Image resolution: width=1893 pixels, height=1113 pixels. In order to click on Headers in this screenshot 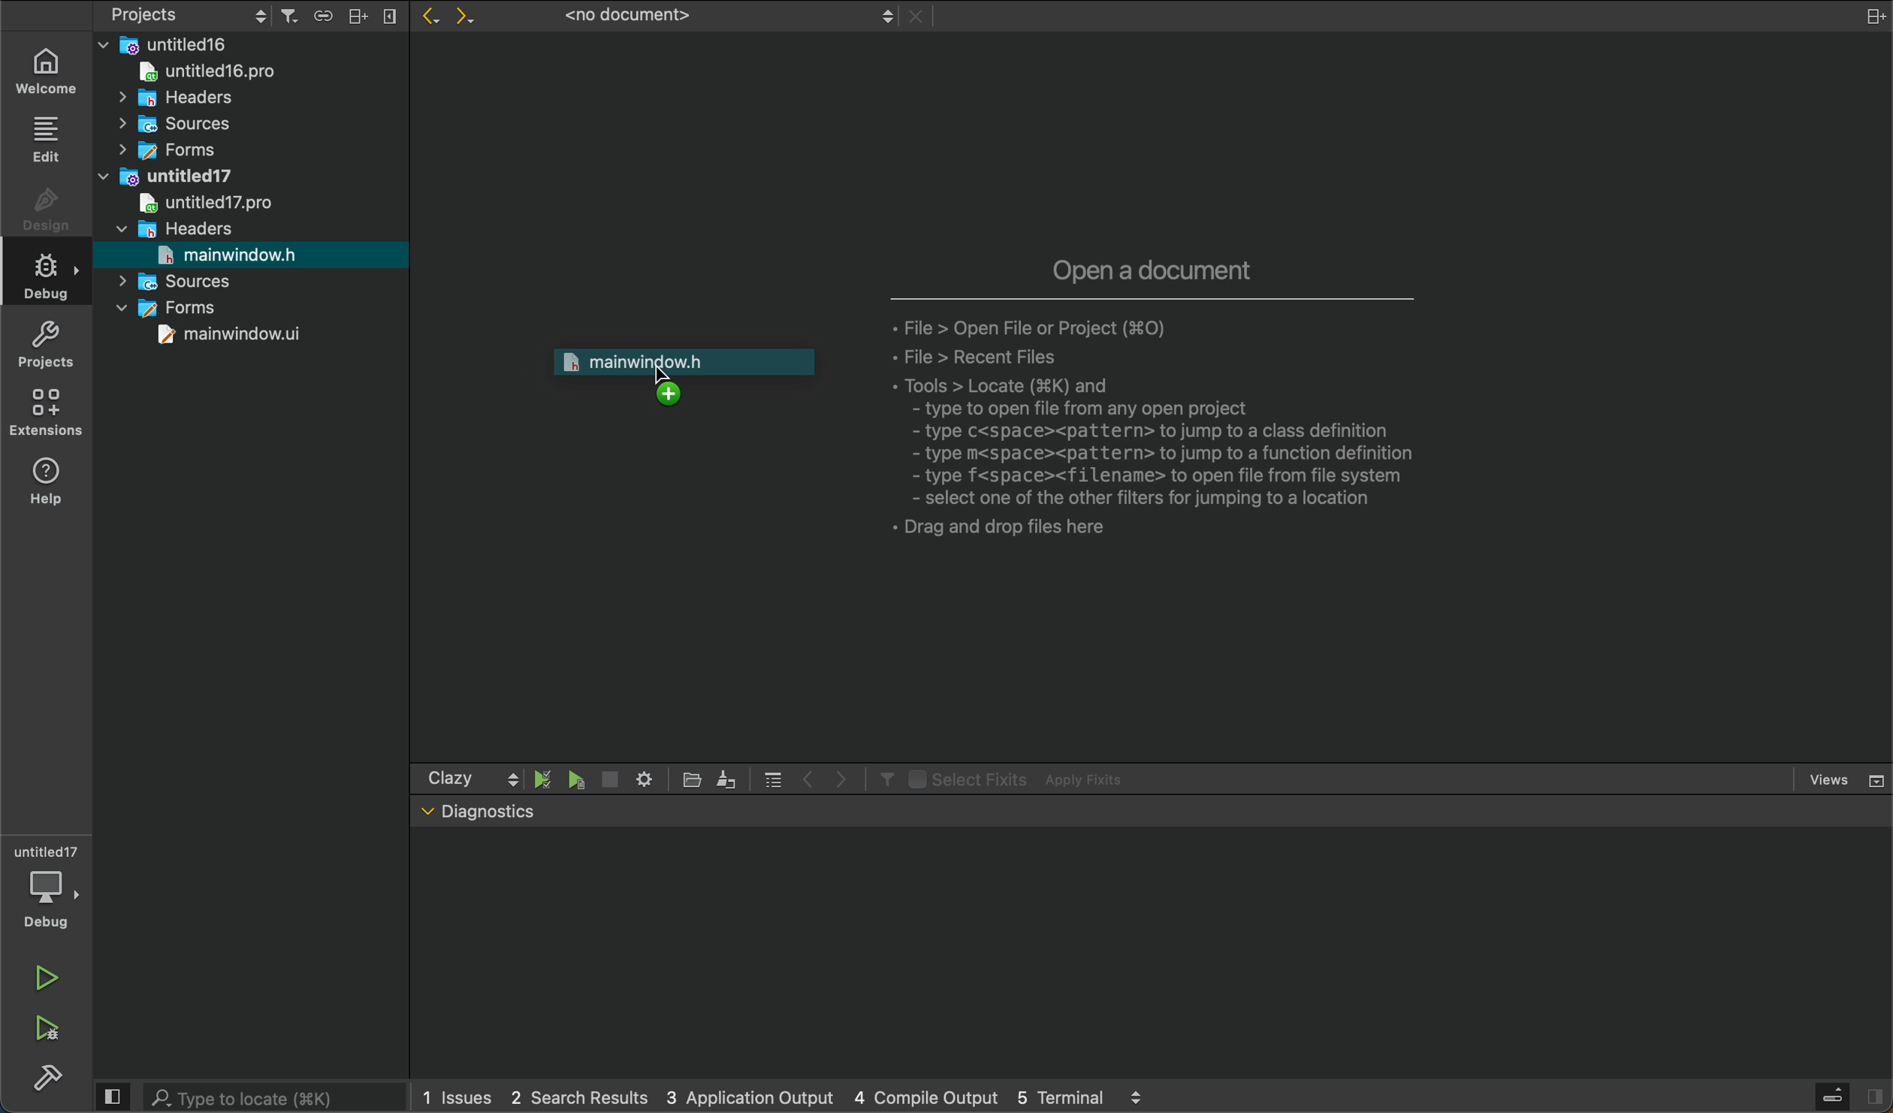, I will do `click(165, 95)`.